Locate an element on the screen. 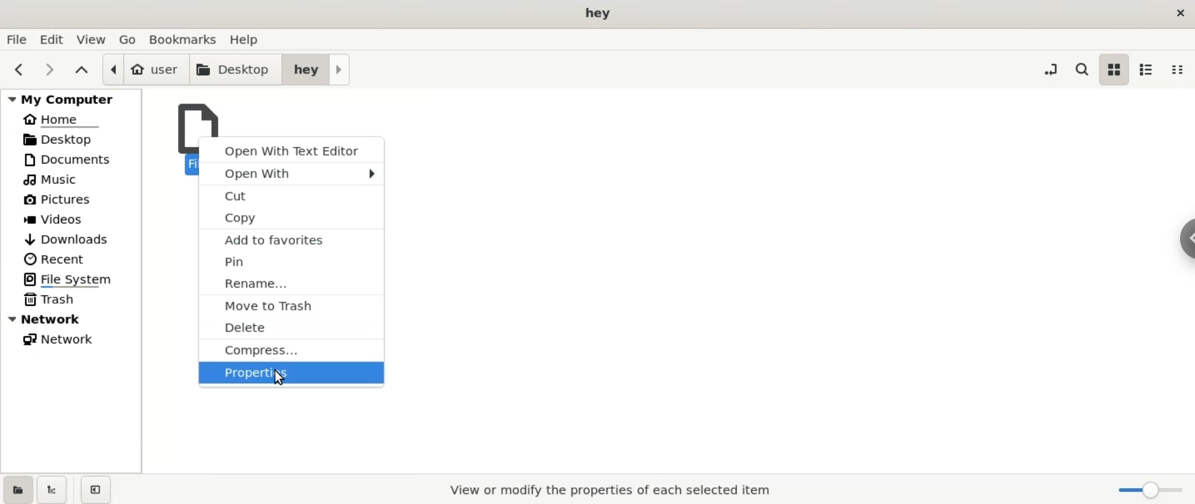 This screenshot has height=504, width=1195. show treeview is located at coordinates (56, 489).